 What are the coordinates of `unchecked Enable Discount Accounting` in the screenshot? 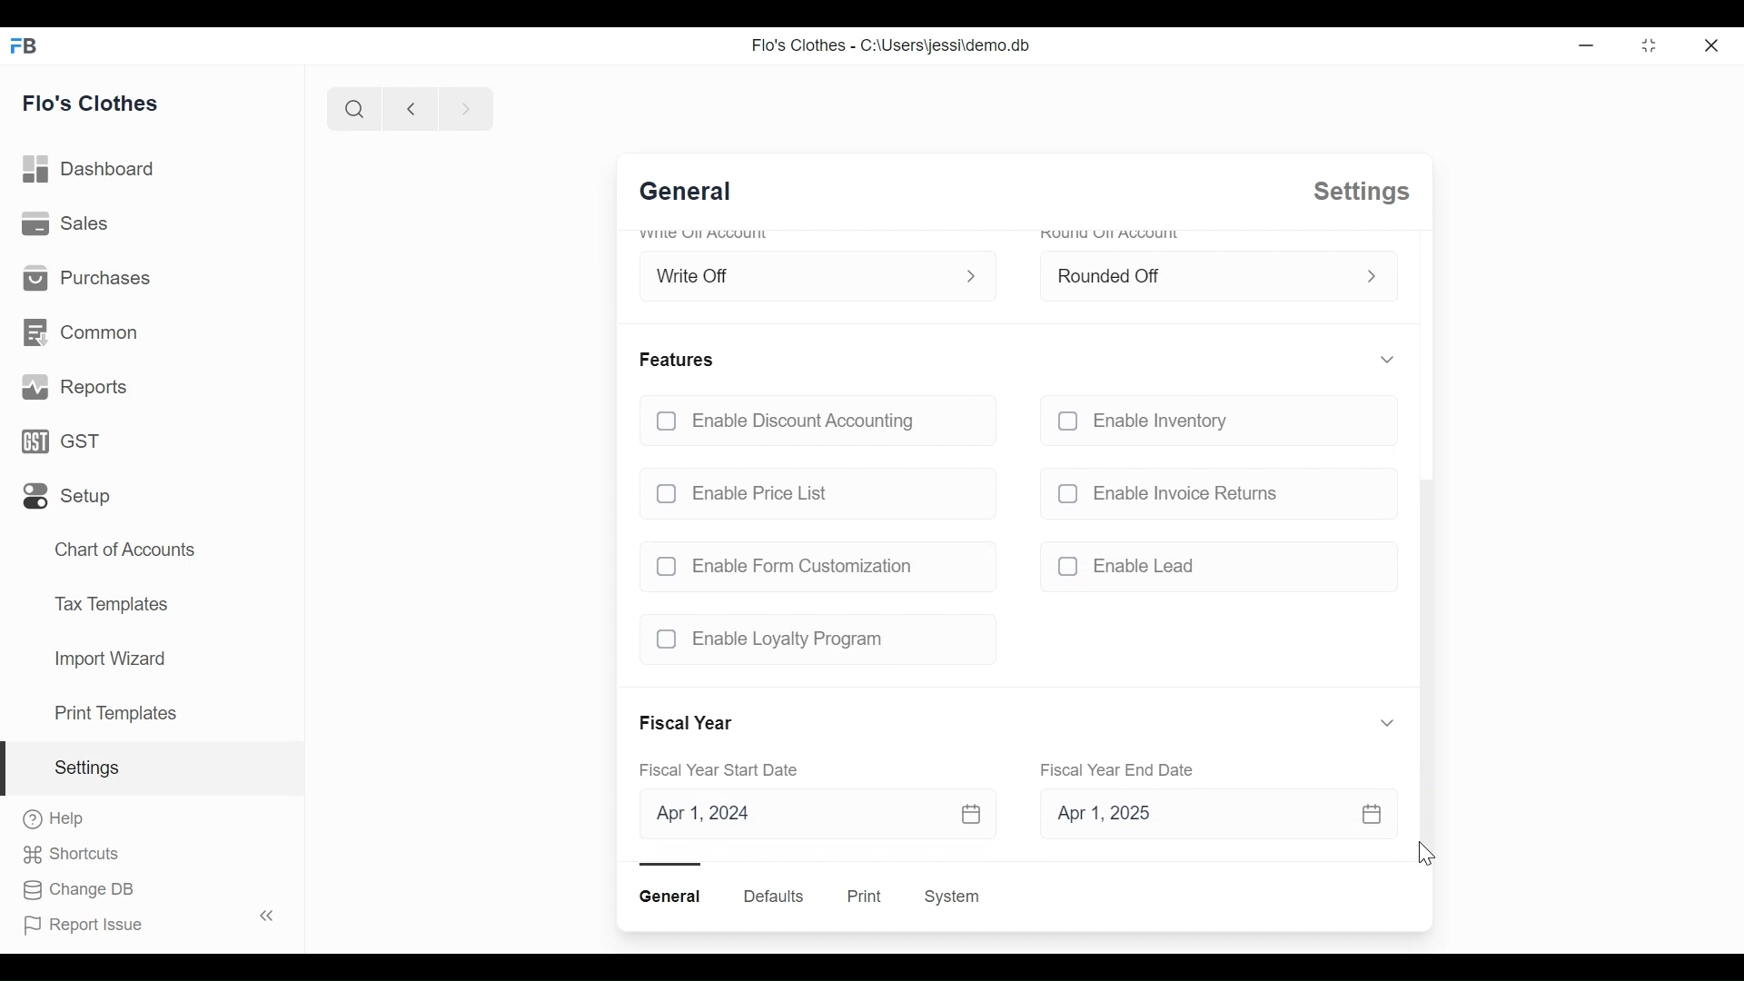 It's located at (815, 422).